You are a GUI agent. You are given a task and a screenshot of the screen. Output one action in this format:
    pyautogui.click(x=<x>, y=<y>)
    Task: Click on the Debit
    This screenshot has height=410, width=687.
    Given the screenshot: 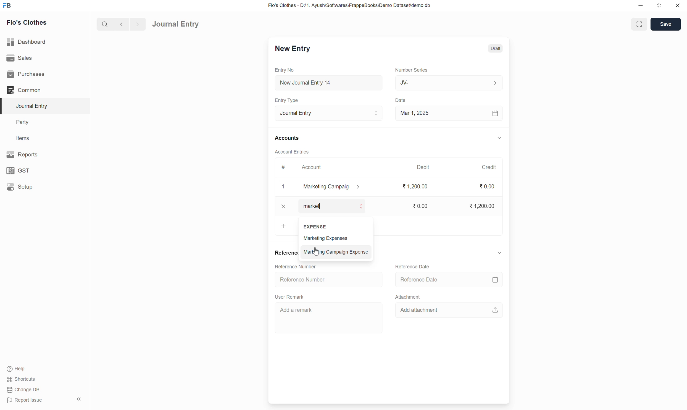 What is the action you would take?
    pyautogui.click(x=423, y=167)
    